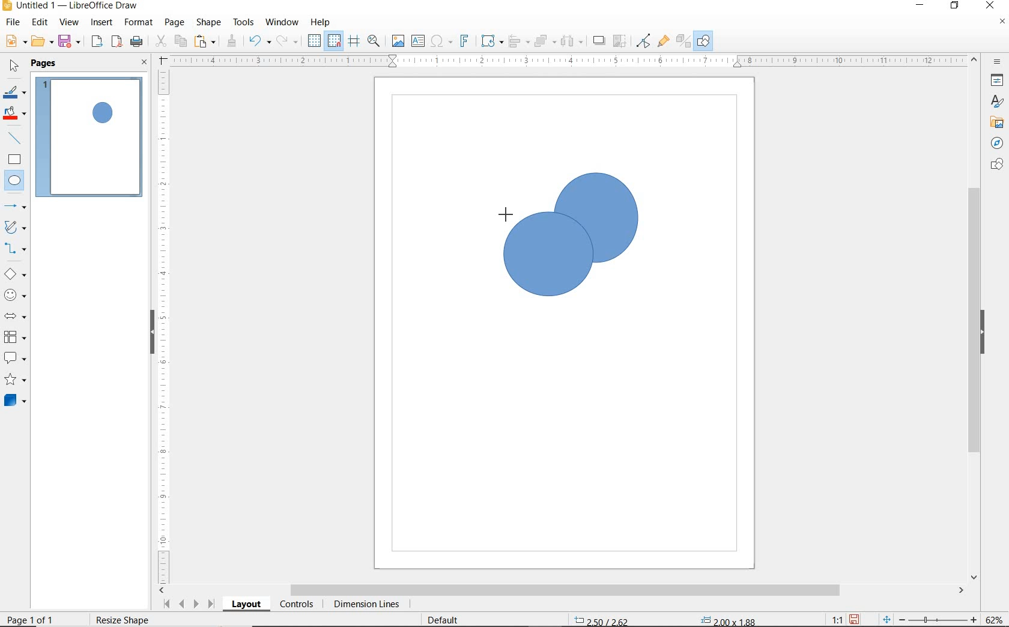 The height and width of the screenshot is (627, 1009). I want to click on CALLOUT SHAPES, so click(14, 359).